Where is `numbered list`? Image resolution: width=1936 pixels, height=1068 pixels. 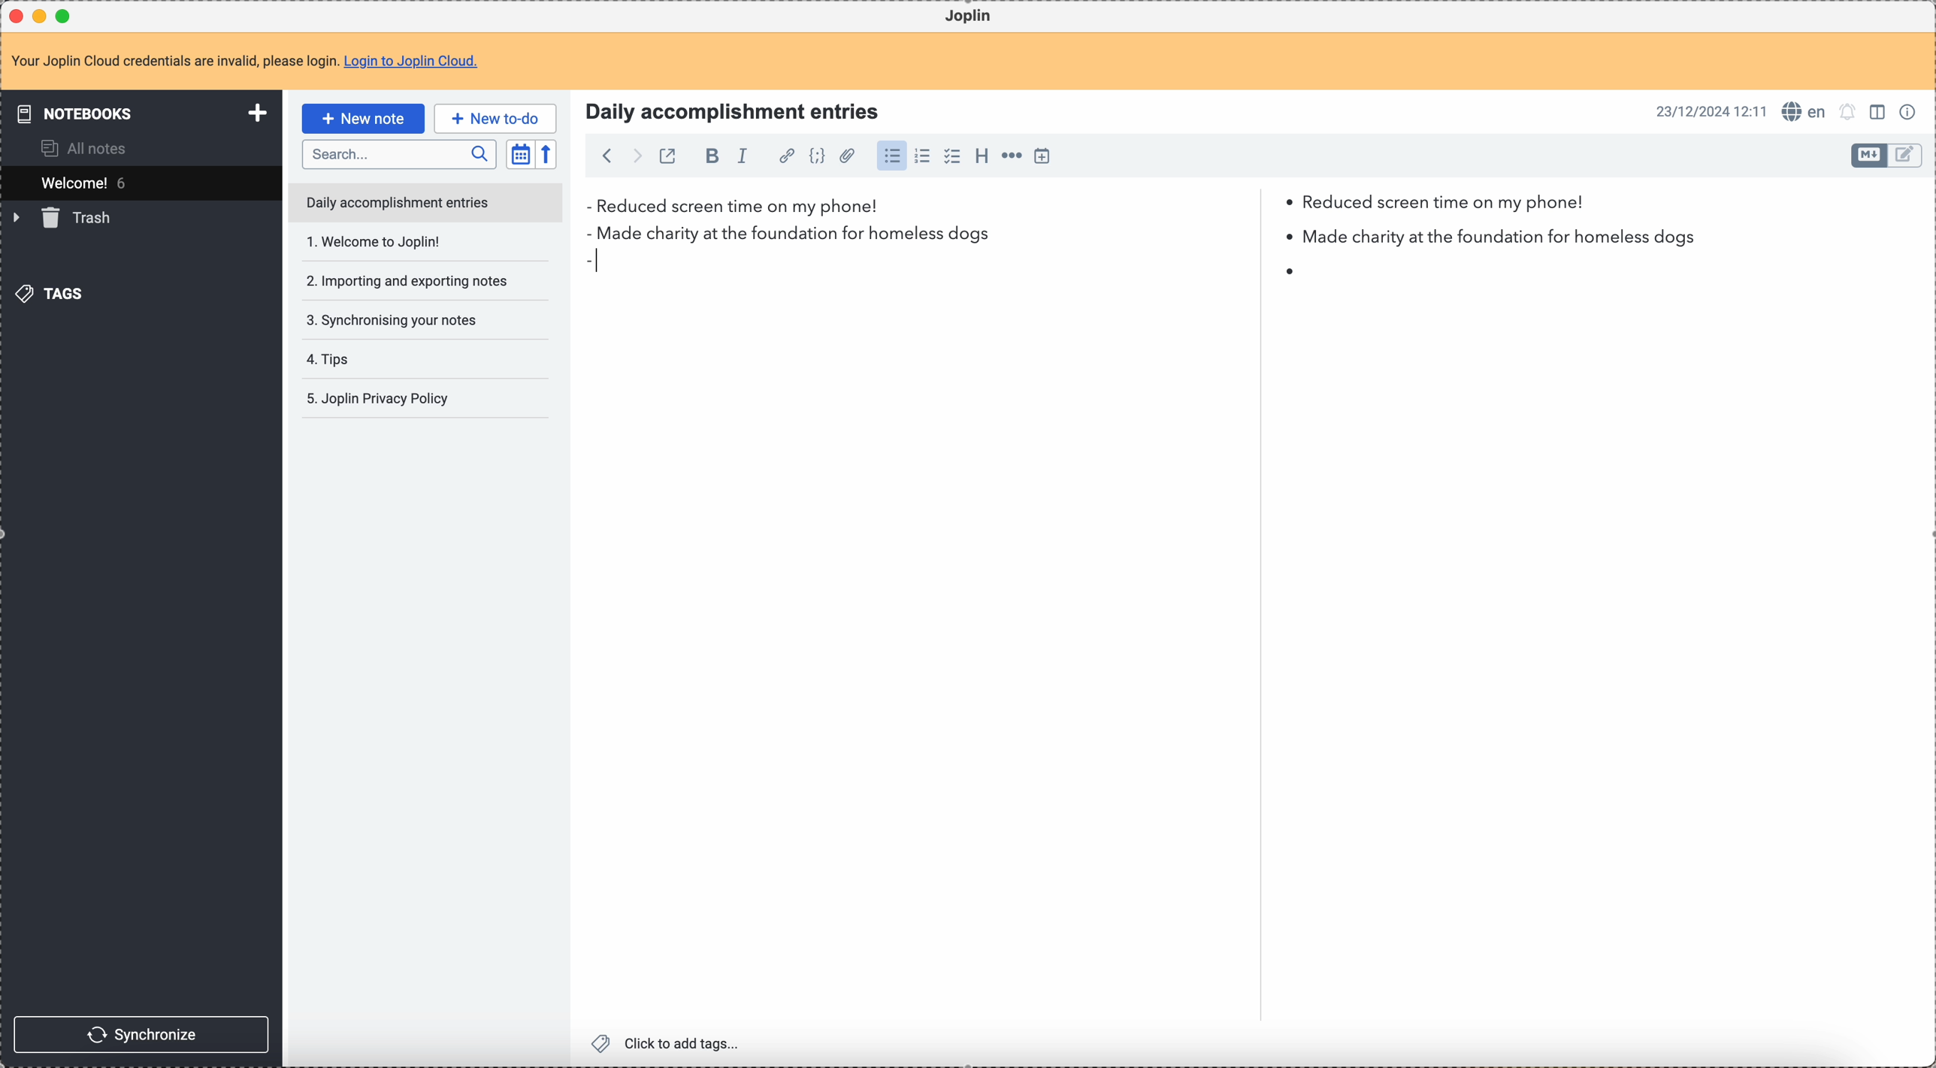 numbered list is located at coordinates (922, 158).